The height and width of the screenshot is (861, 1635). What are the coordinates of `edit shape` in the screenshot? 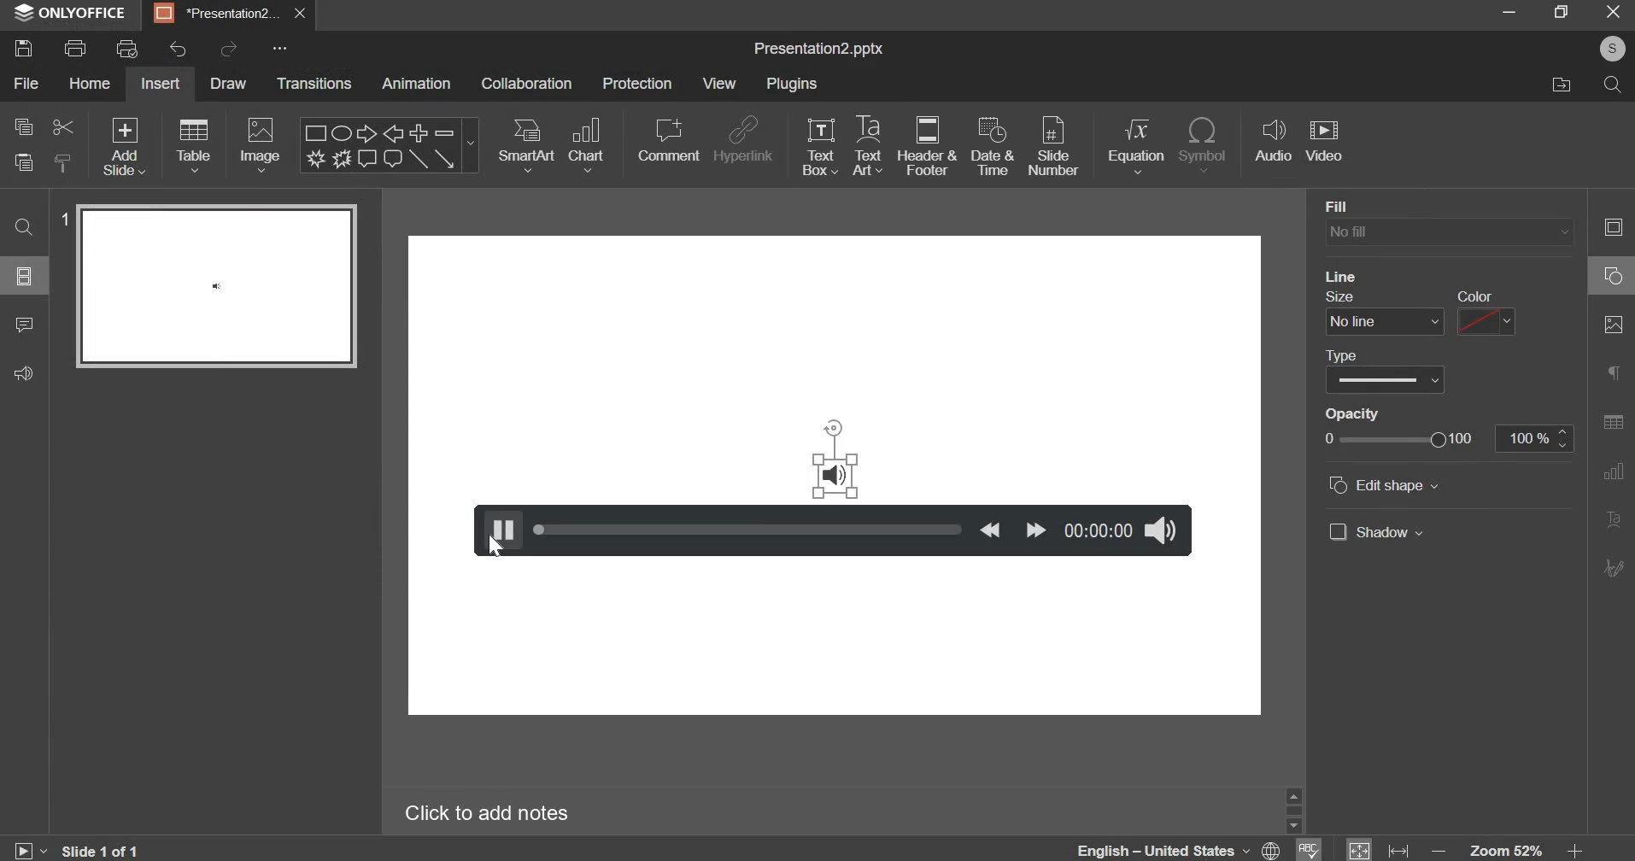 It's located at (1384, 484).